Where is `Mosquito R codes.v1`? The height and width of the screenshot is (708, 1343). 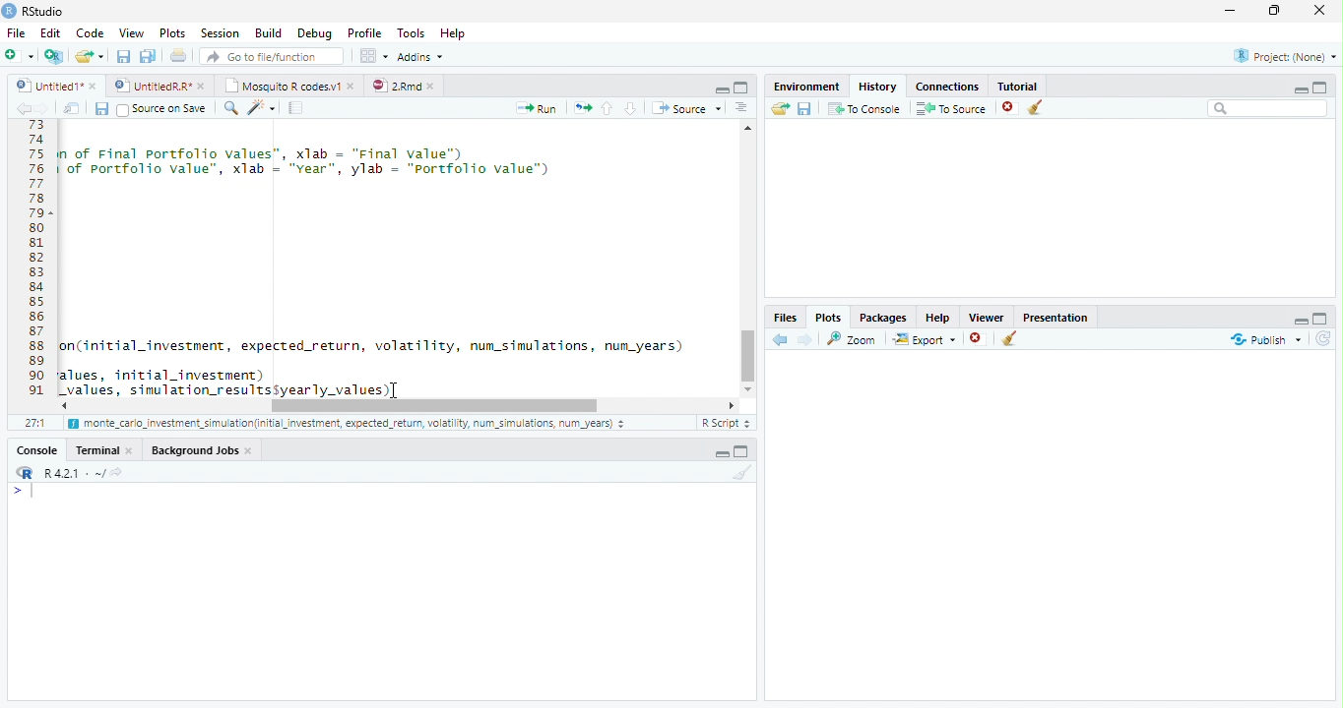 Mosquito R codes.v1 is located at coordinates (288, 85).